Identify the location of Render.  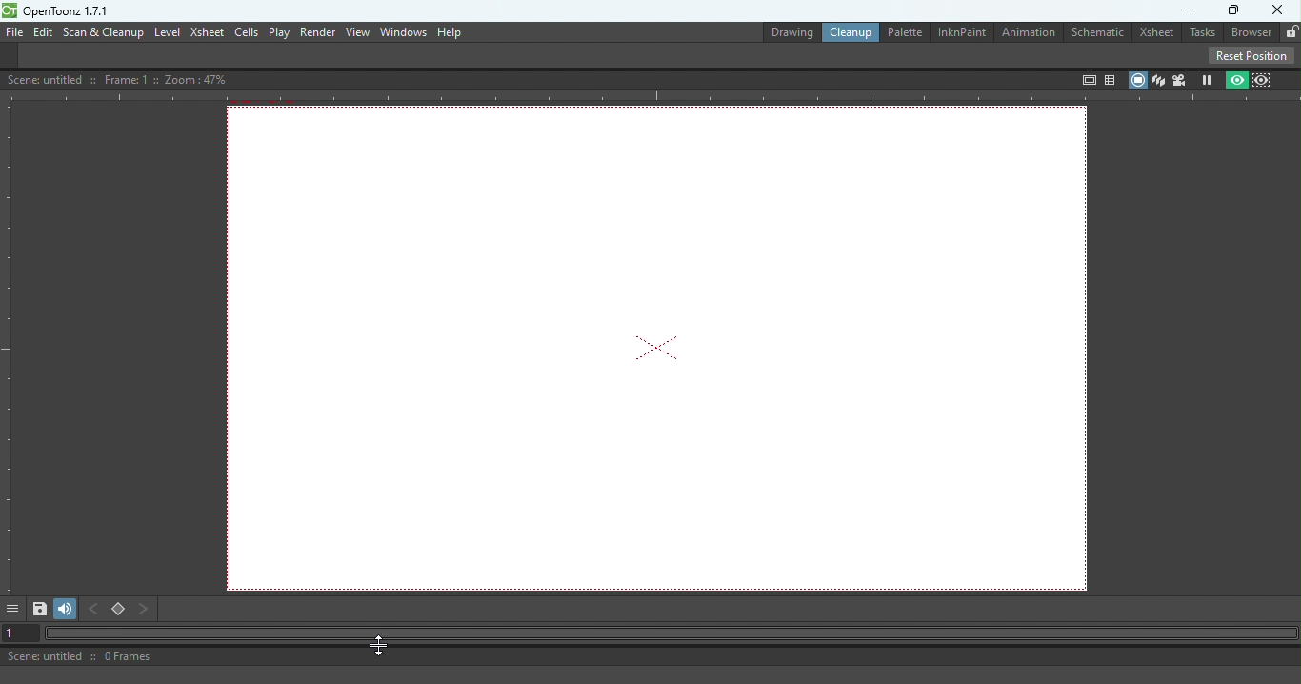
(315, 31).